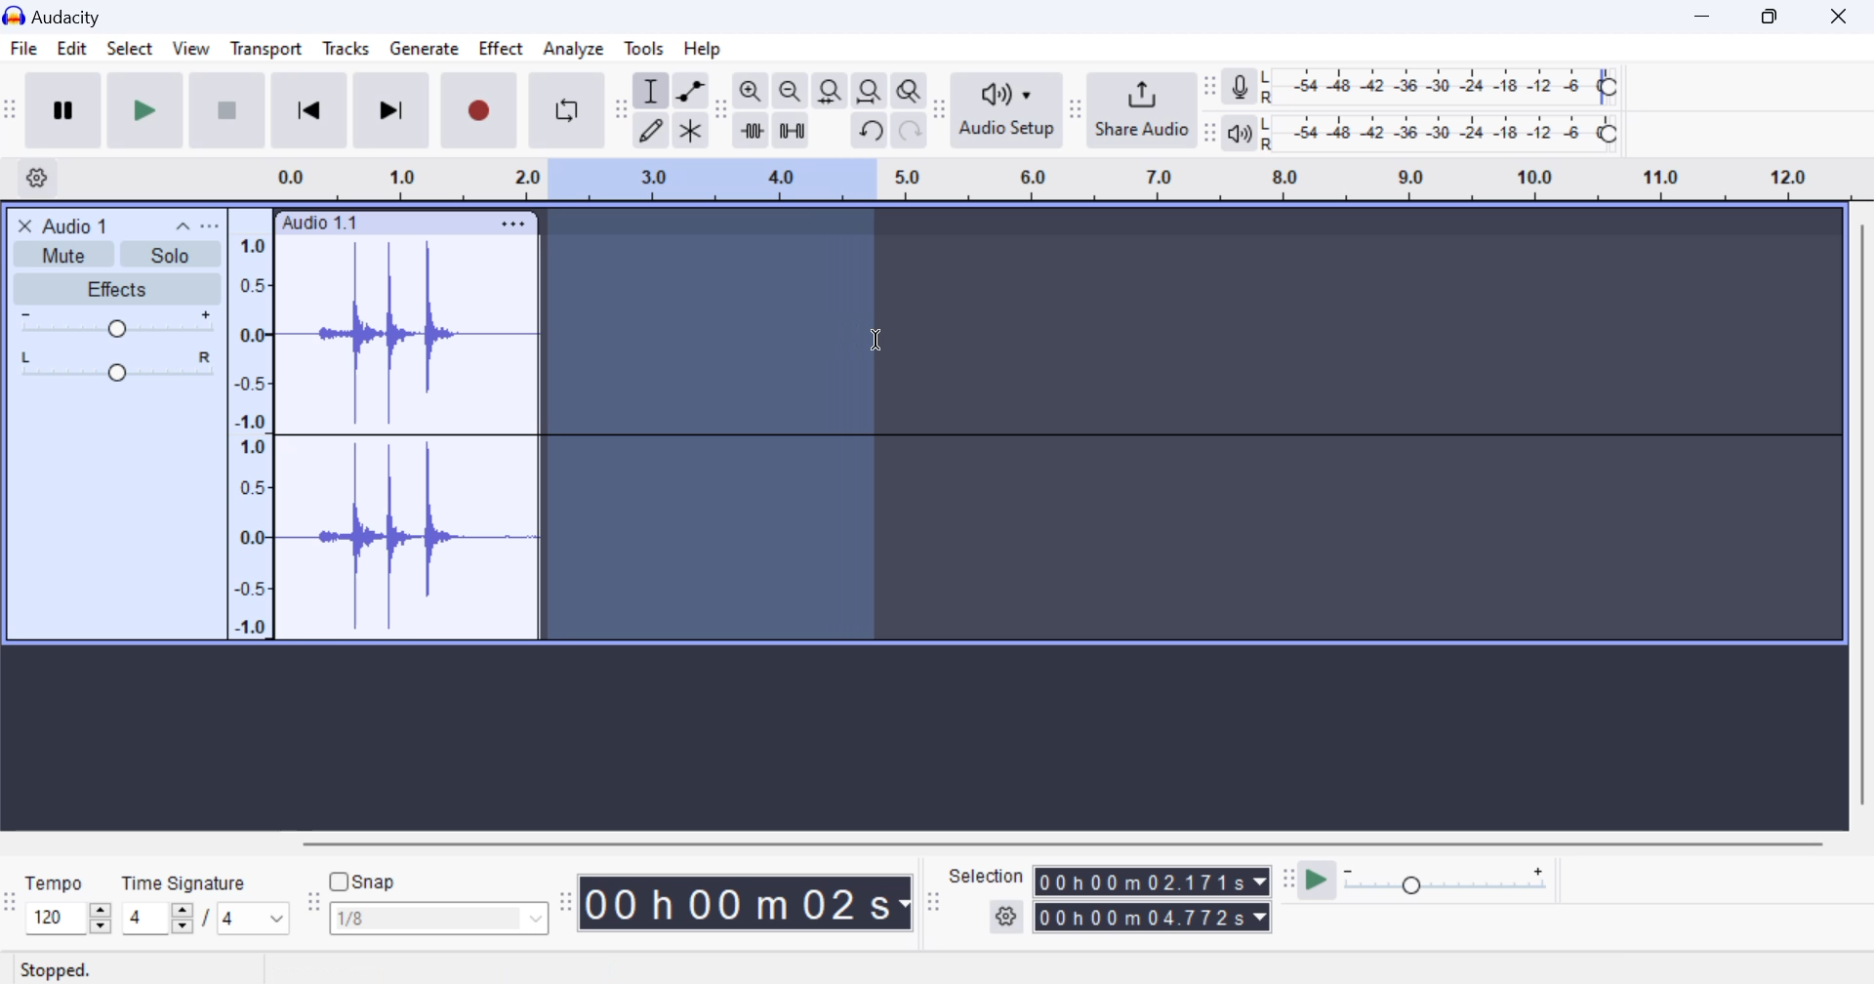  What do you see at coordinates (113, 324) in the screenshot?
I see `Volume` at bounding box center [113, 324].